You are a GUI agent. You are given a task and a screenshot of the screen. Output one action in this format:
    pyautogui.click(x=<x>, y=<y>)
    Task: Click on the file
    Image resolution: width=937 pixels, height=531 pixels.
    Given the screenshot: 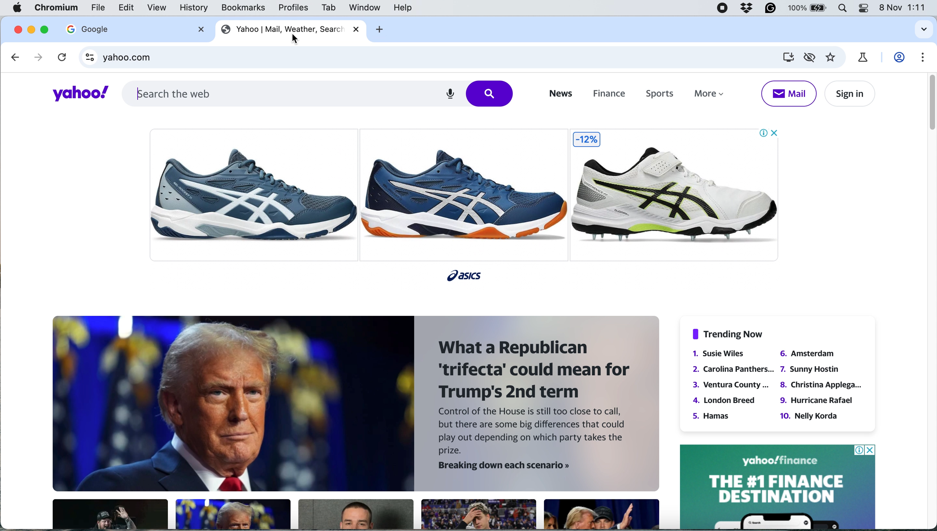 What is the action you would take?
    pyautogui.click(x=98, y=10)
    